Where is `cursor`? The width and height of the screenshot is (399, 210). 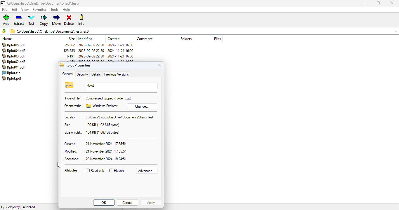
cursor is located at coordinates (59, 165).